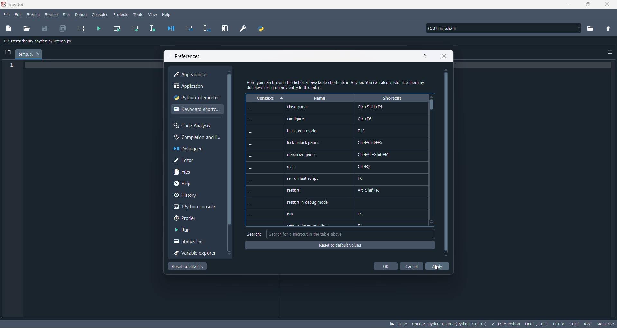 This screenshot has width=617, height=328. Describe the element at coordinates (196, 99) in the screenshot. I see `python interpreter` at that location.